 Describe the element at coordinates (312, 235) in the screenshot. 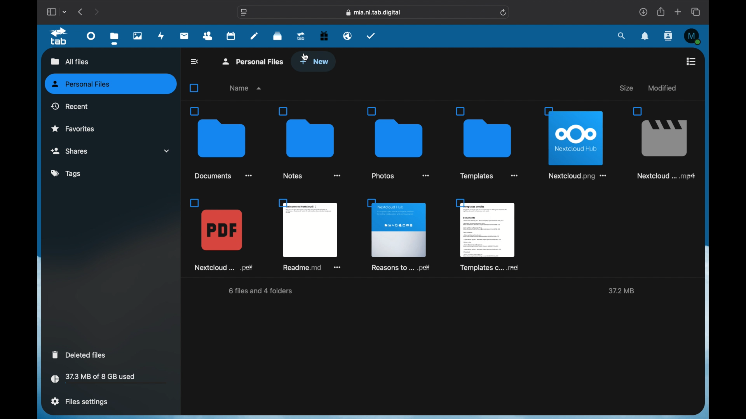

I see `file` at that location.